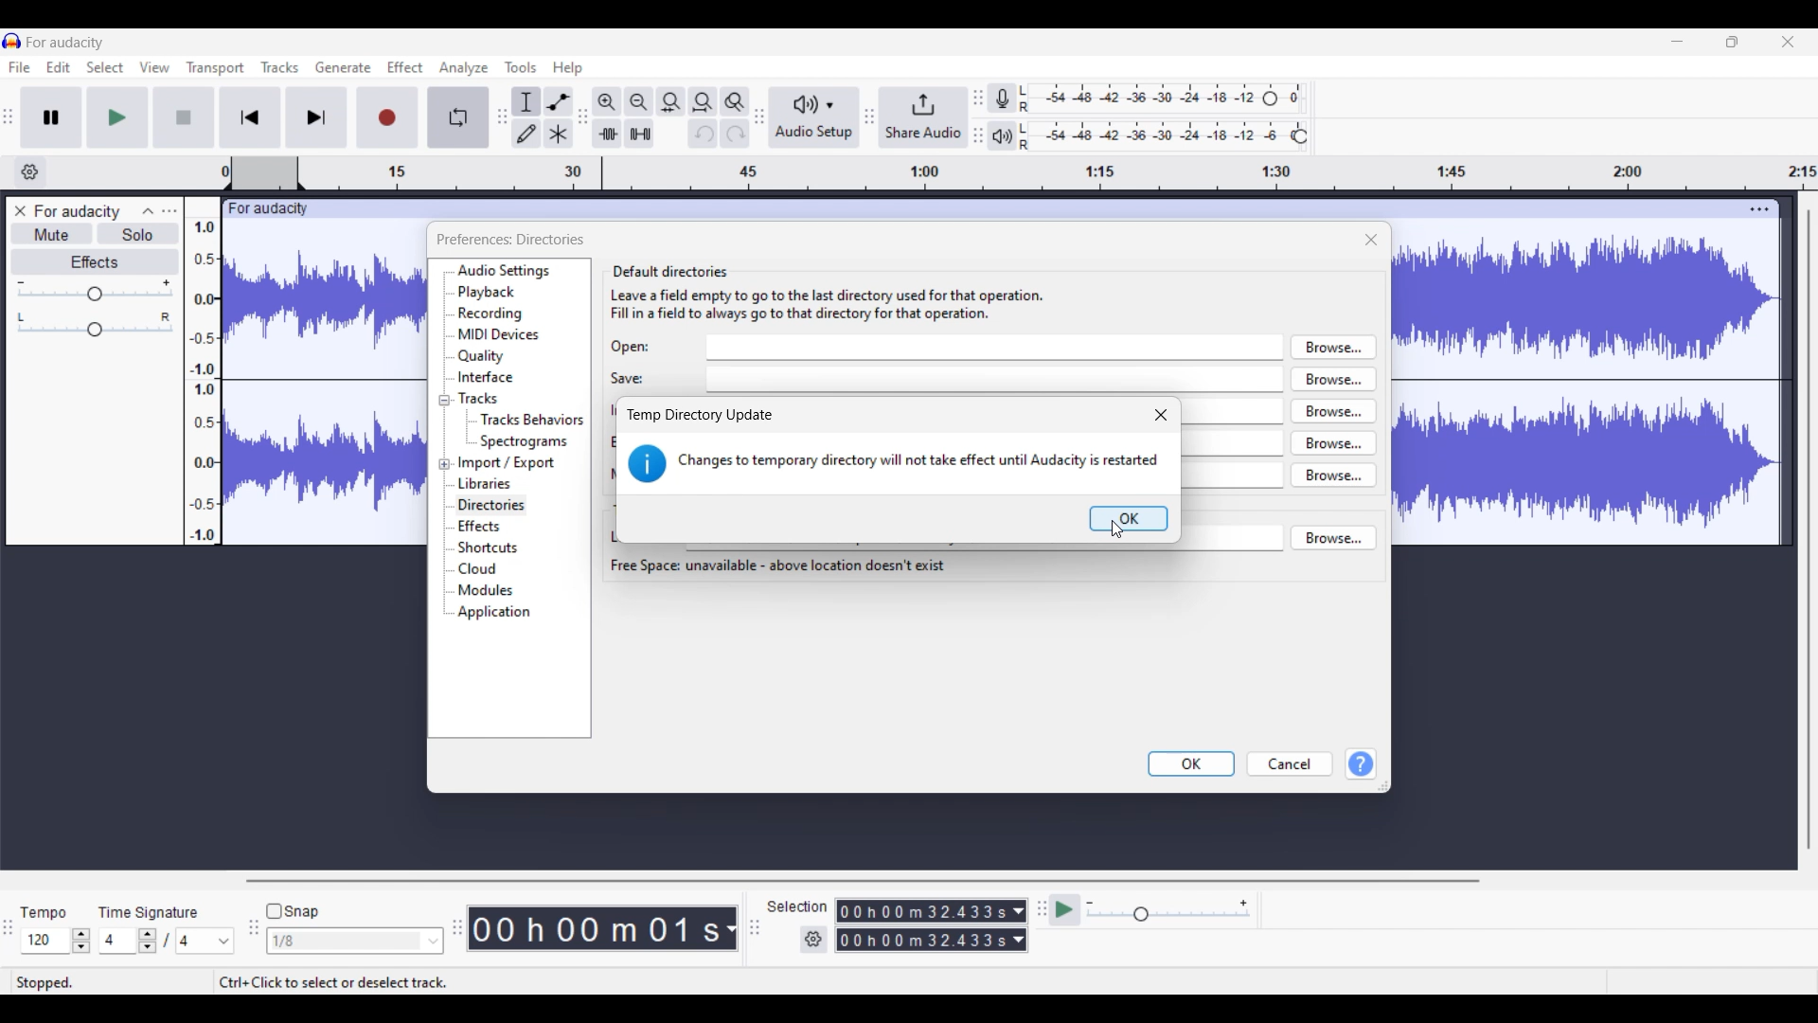 This screenshot has height=1023, width=1818. Describe the element at coordinates (1270, 99) in the screenshot. I see `Header to change recording level` at that location.